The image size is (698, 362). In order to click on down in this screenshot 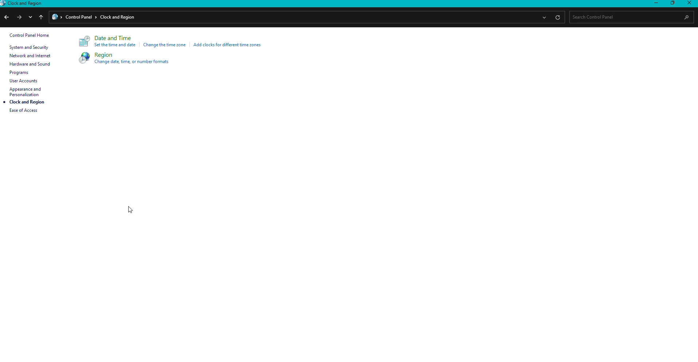, I will do `click(32, 18)`.